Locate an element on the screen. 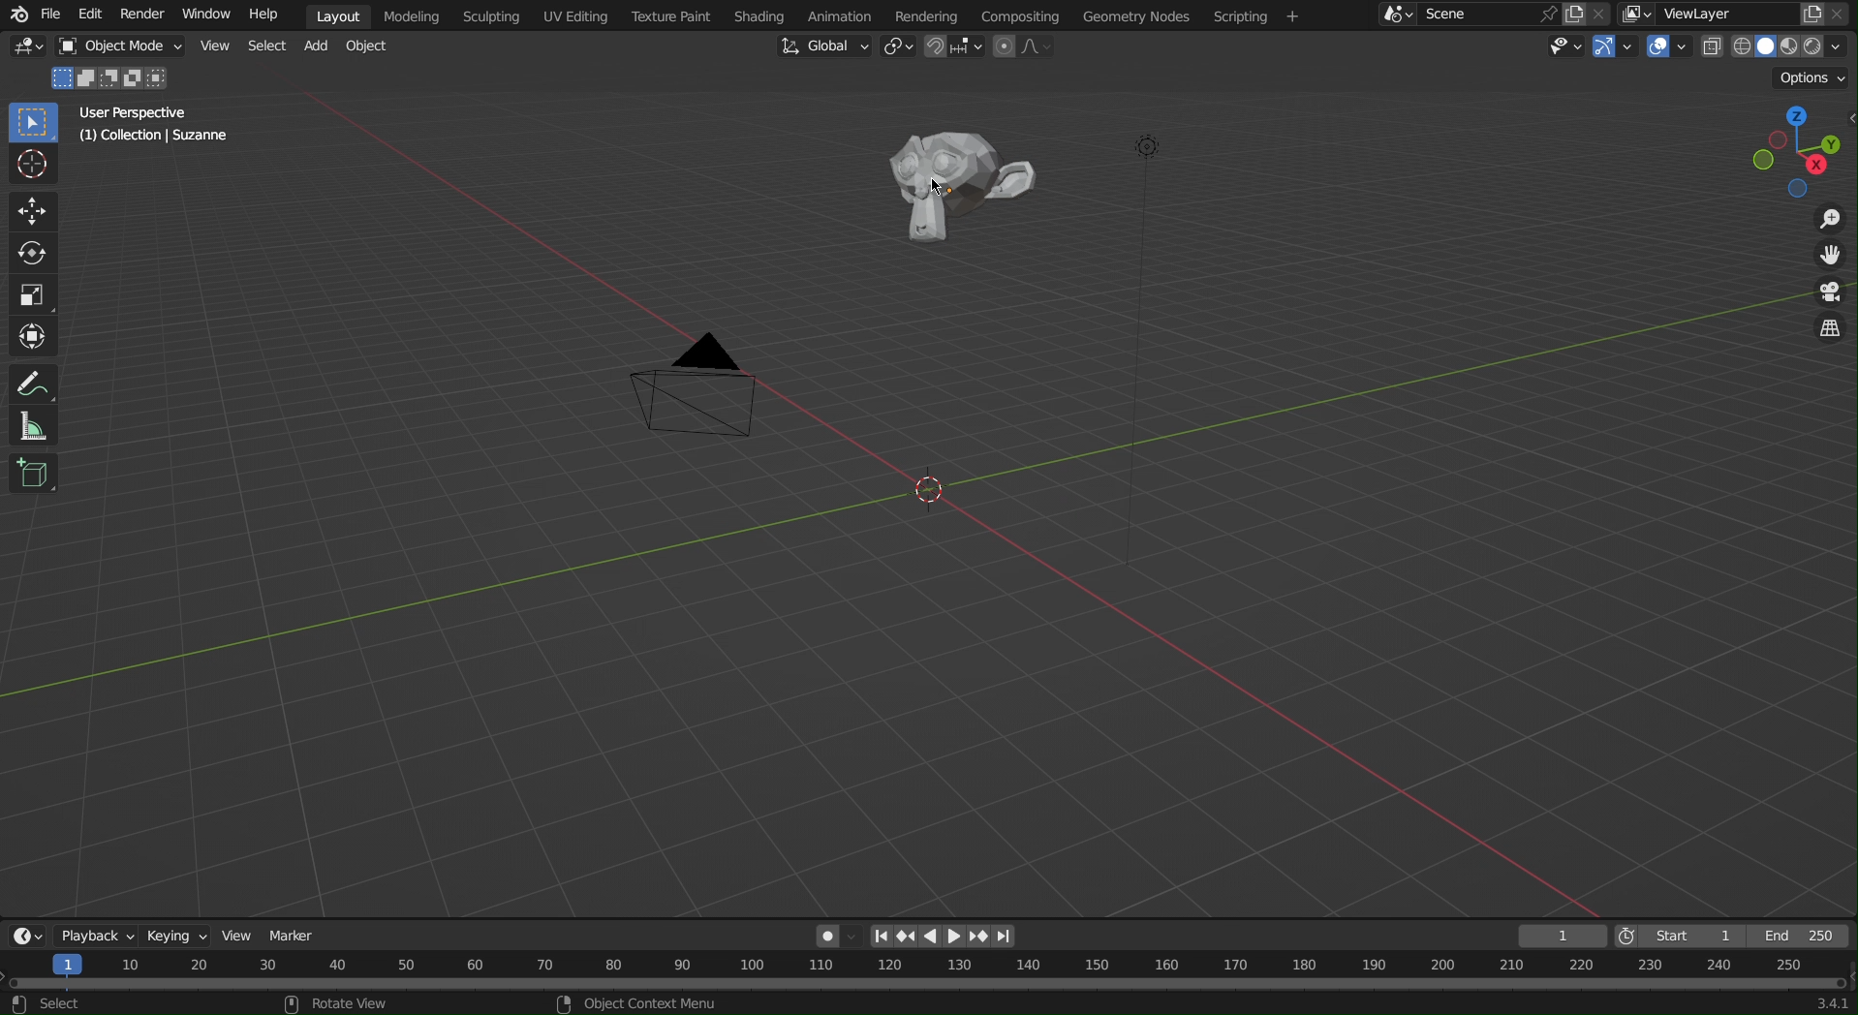  Sculpting is located at coordinates (486, 18).